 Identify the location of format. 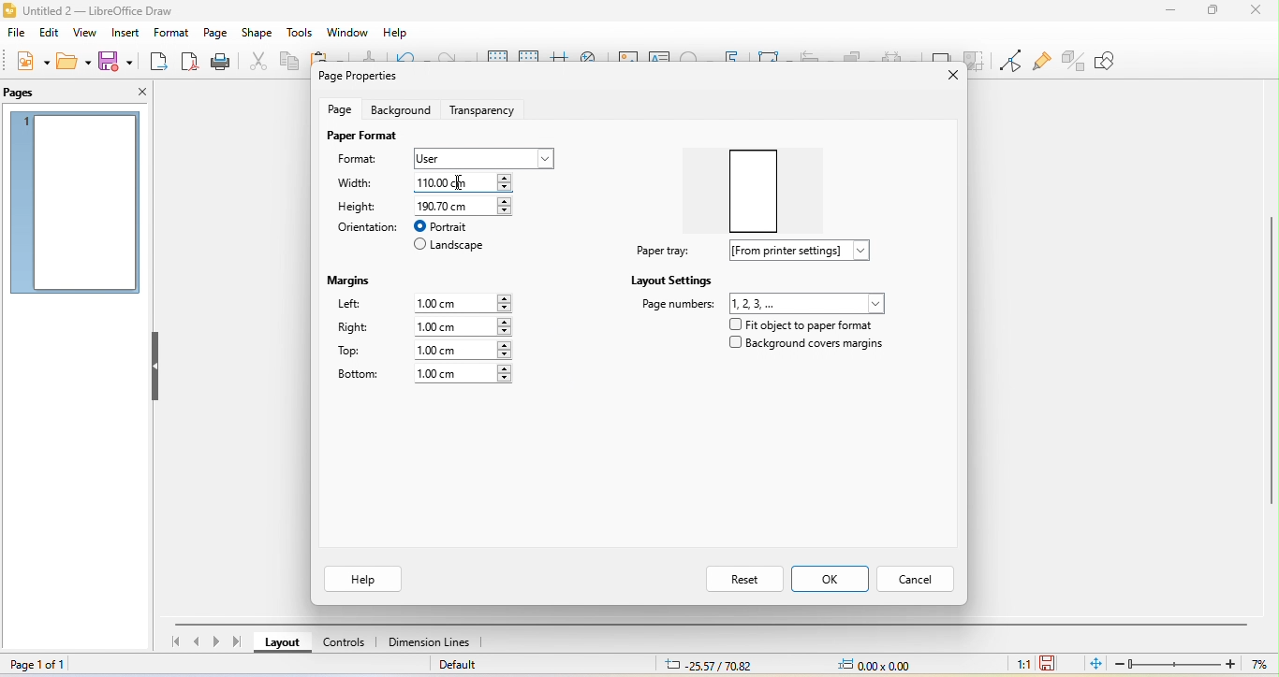
(366, 161).